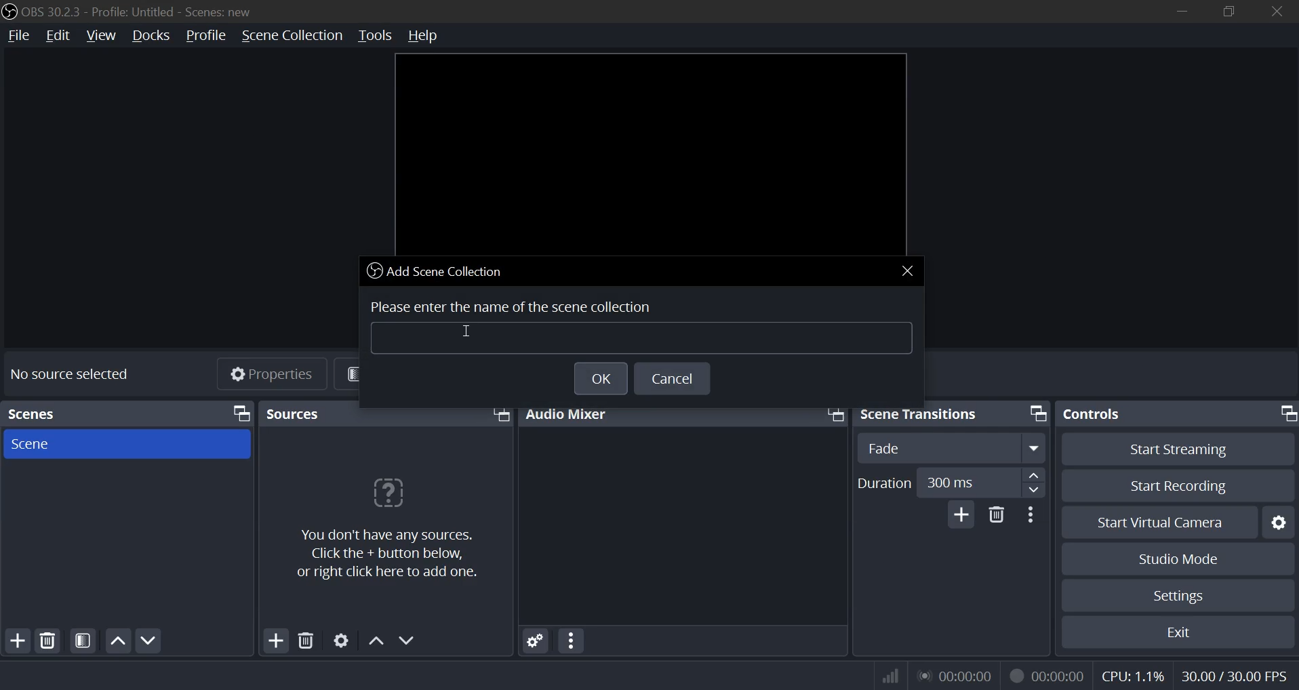 This screenshot has height=690, width=1299. Describe the element at coordinates (1033, 514) in the screenshot. I see `more` at that location.